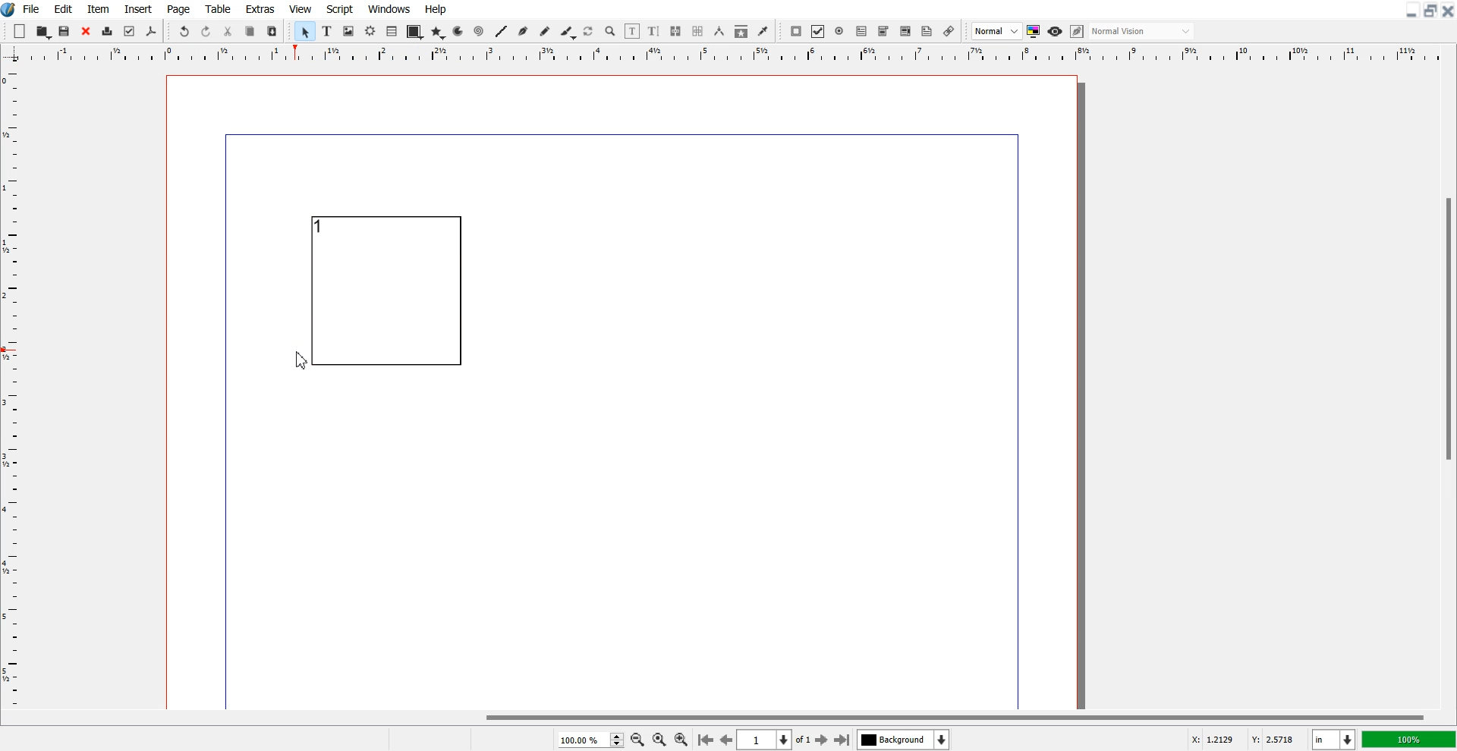  I want to click on Save, so click(65, 31).